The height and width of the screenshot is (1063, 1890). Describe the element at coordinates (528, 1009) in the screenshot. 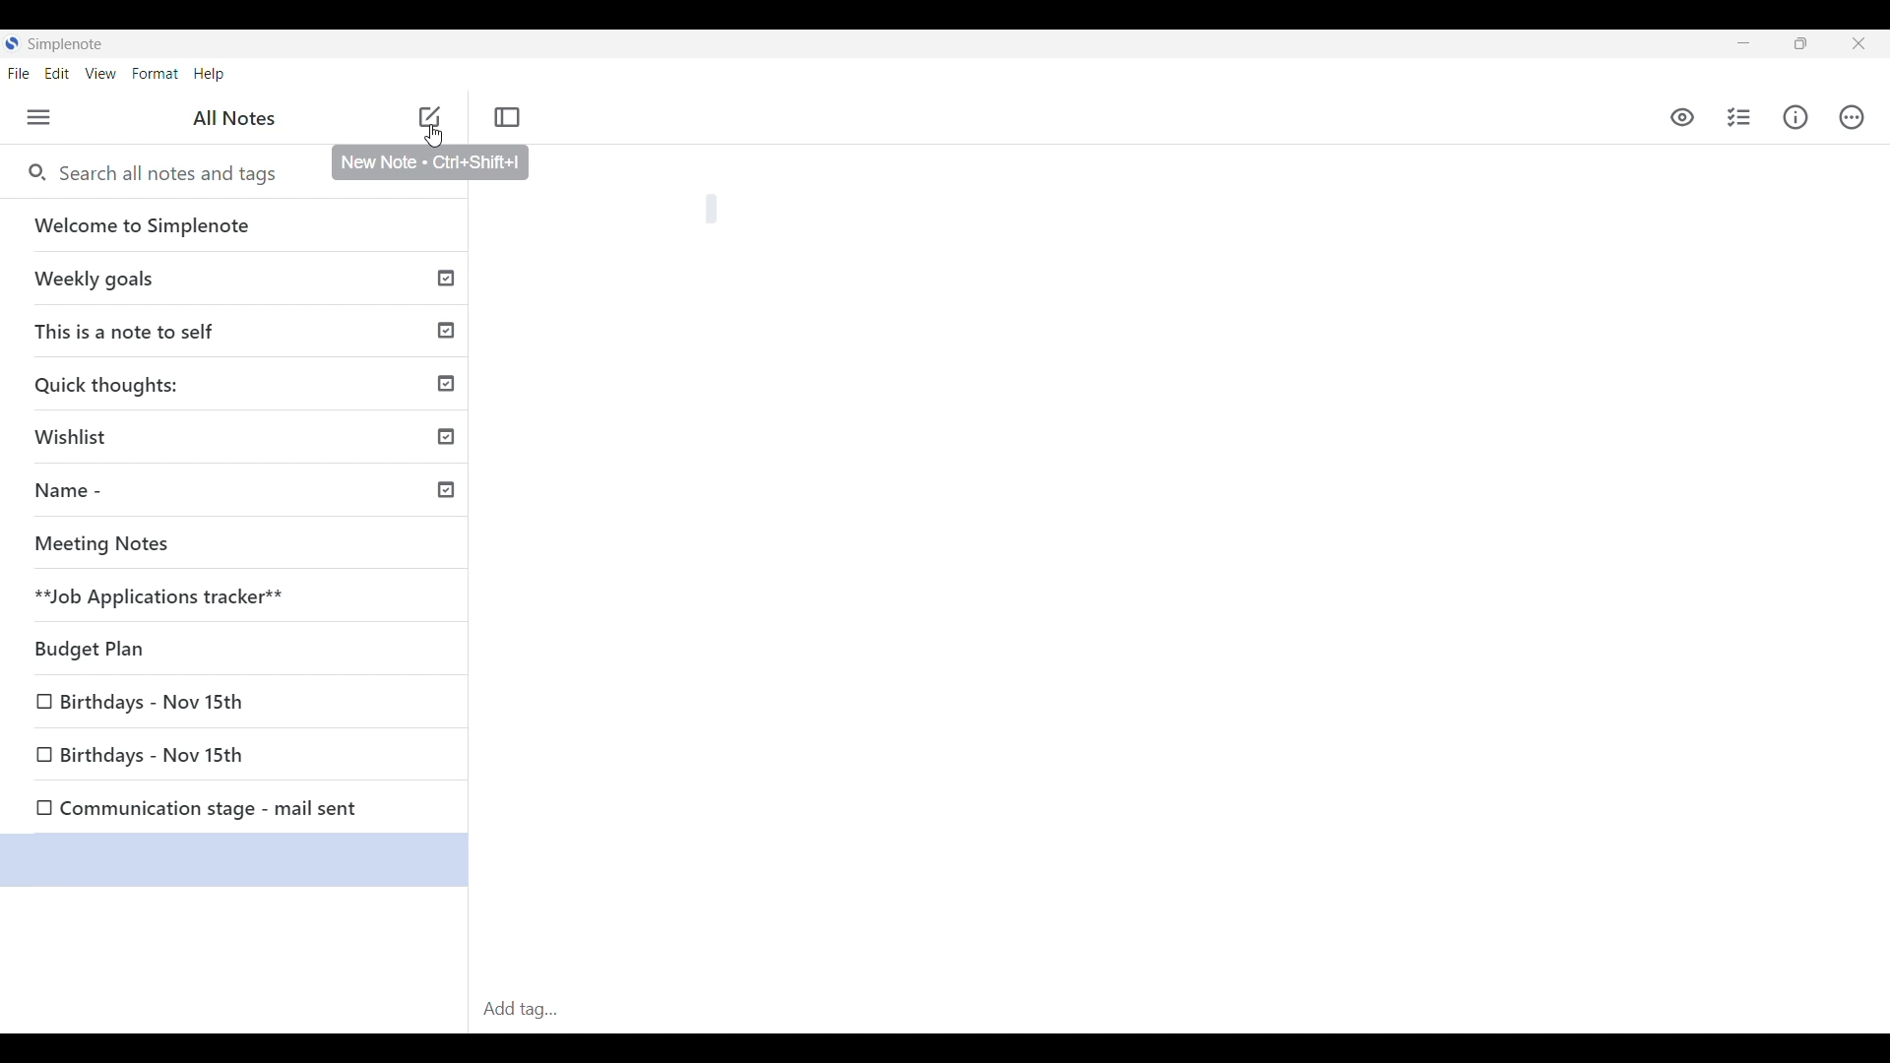

I see `Add tag...` at that location.